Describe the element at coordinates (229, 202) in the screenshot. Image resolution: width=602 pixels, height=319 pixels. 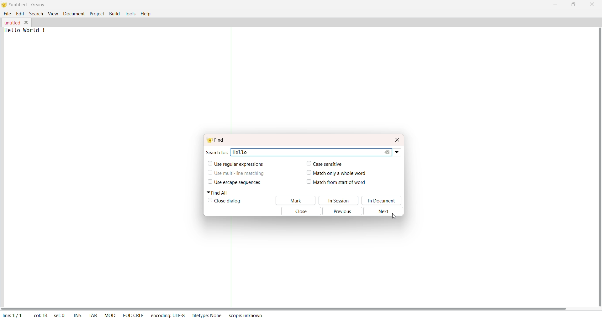
I see `Close Dialog` at that location.